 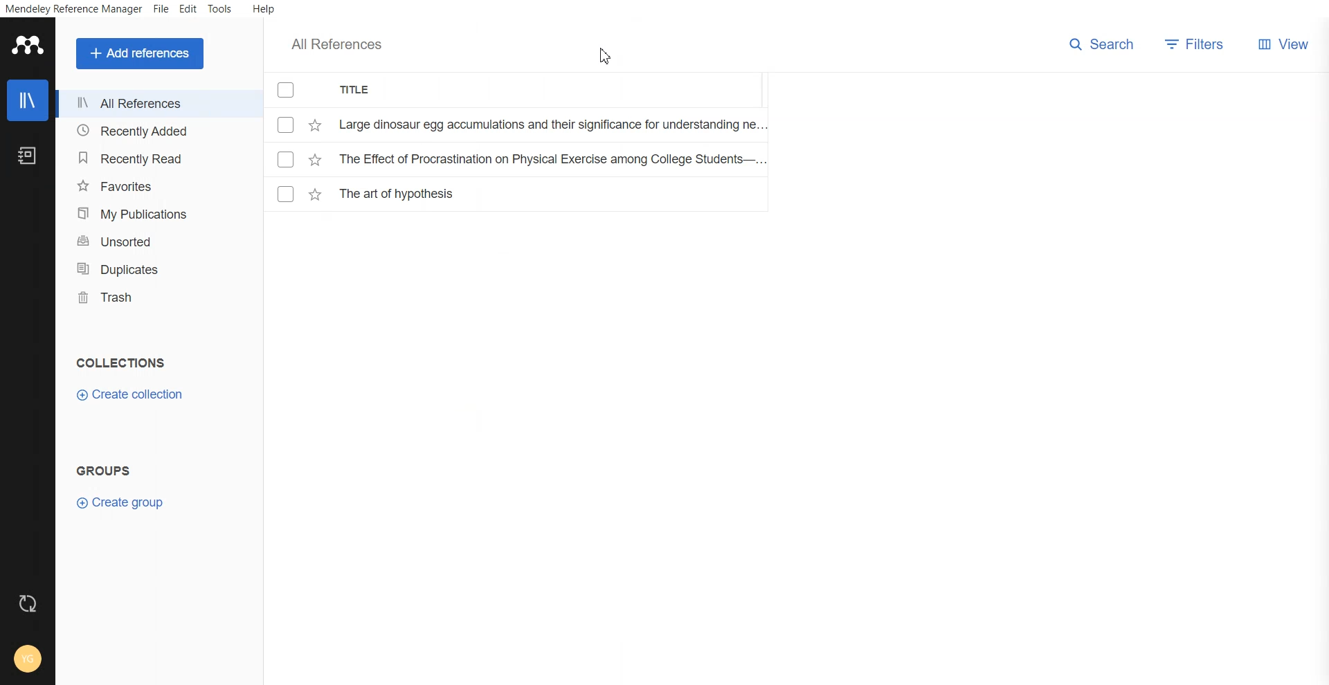 I want to click on Text, so click(x=120, y=363).